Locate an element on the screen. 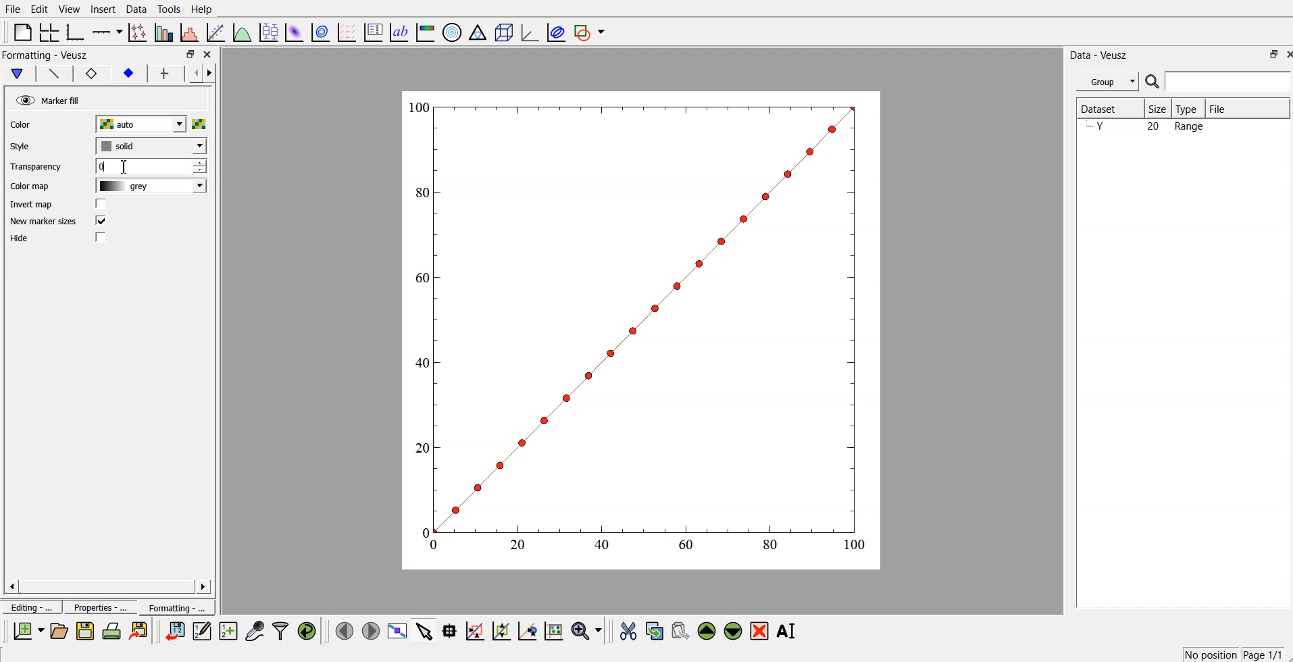 Image resolution: width=1293 pixels, height=662 pixels. Formatting is located at coordinates (176, 605).